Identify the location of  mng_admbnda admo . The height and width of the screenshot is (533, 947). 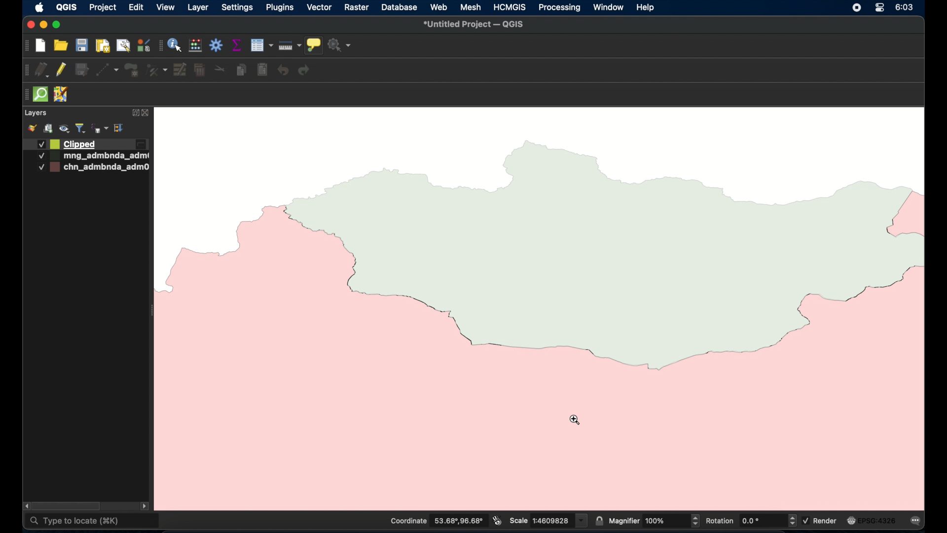
(91, 156).